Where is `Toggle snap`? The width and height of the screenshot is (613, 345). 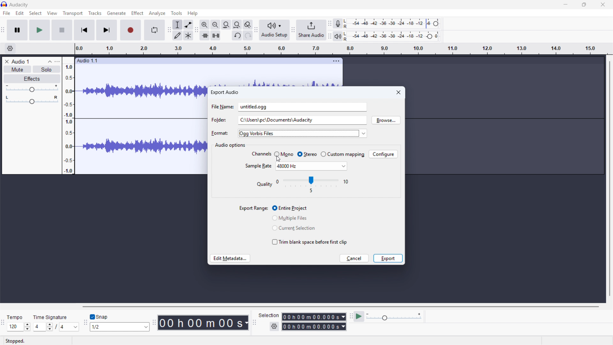
Toggle snap is located at coordinates (99, 317).